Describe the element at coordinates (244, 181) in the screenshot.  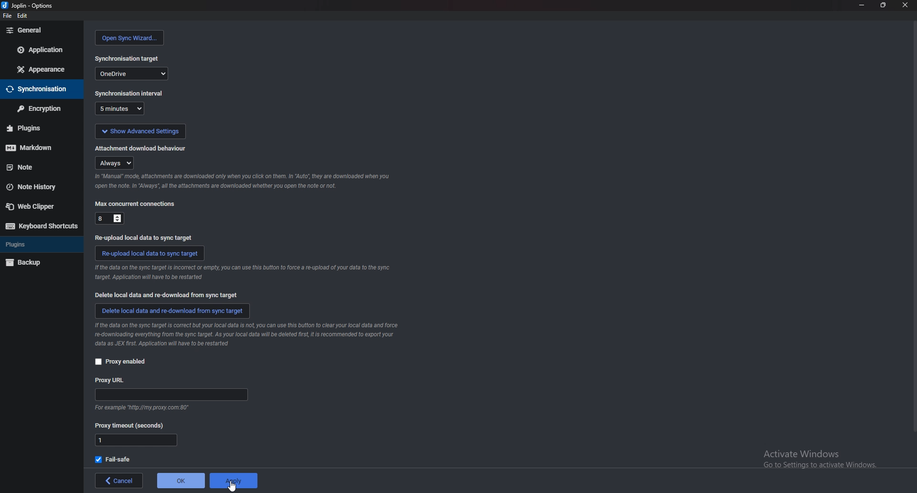
I see `info` at that location.